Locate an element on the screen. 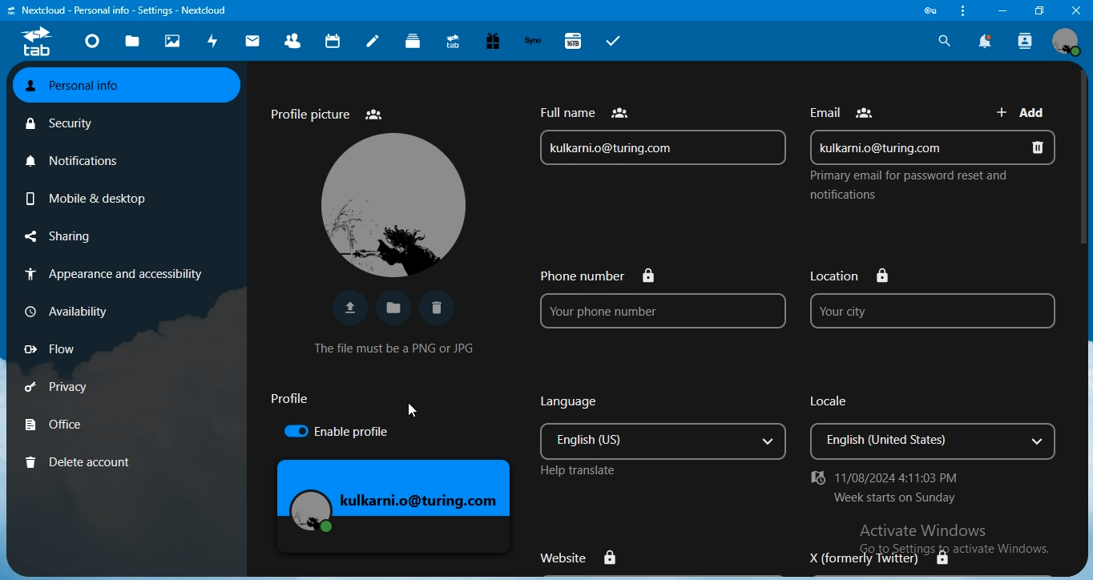 The height and width of the screenshot is (580, 1093). mail is located at coordinates (252, 43).